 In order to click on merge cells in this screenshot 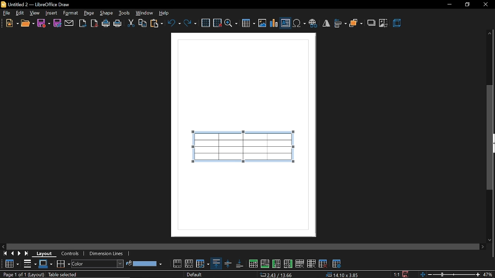, I will do `click(177, 264)`.